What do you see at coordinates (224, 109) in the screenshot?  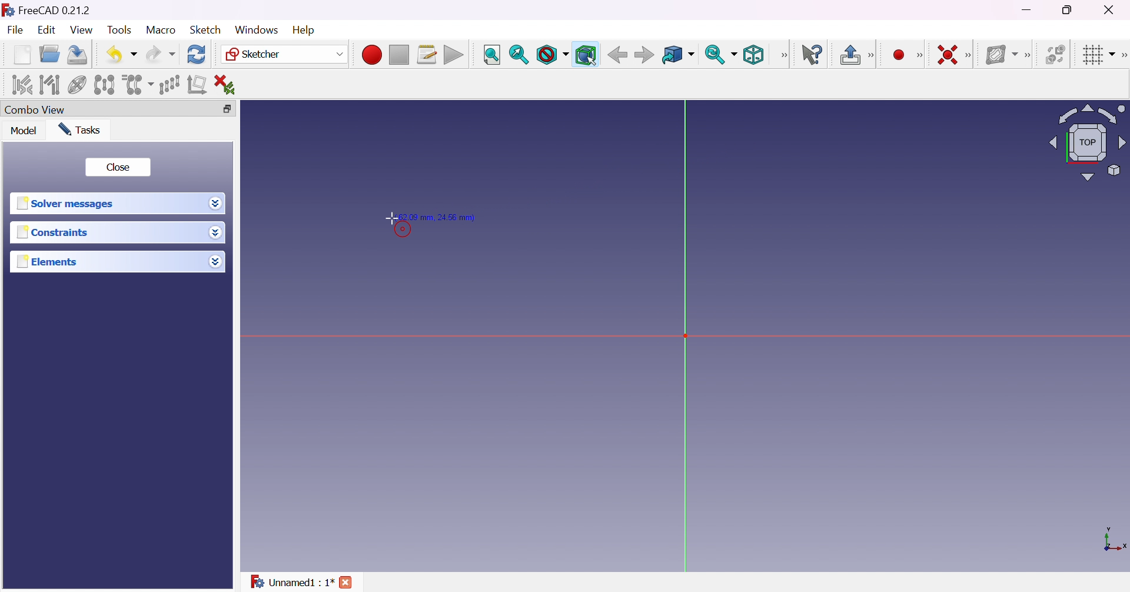 I see `Restore down` at bounding box center [224, 109].